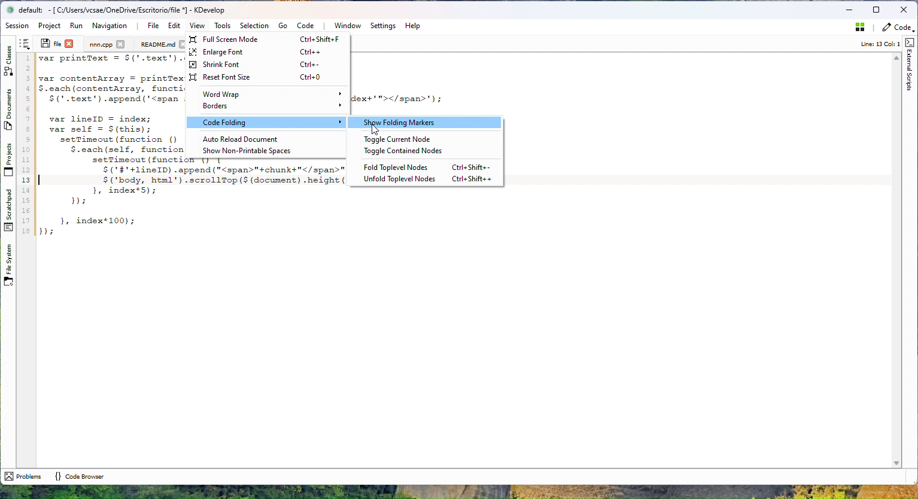  What do you see at coordinates (897, 29) in the screenshot?
I see `code` at bounding box center [897, 29].